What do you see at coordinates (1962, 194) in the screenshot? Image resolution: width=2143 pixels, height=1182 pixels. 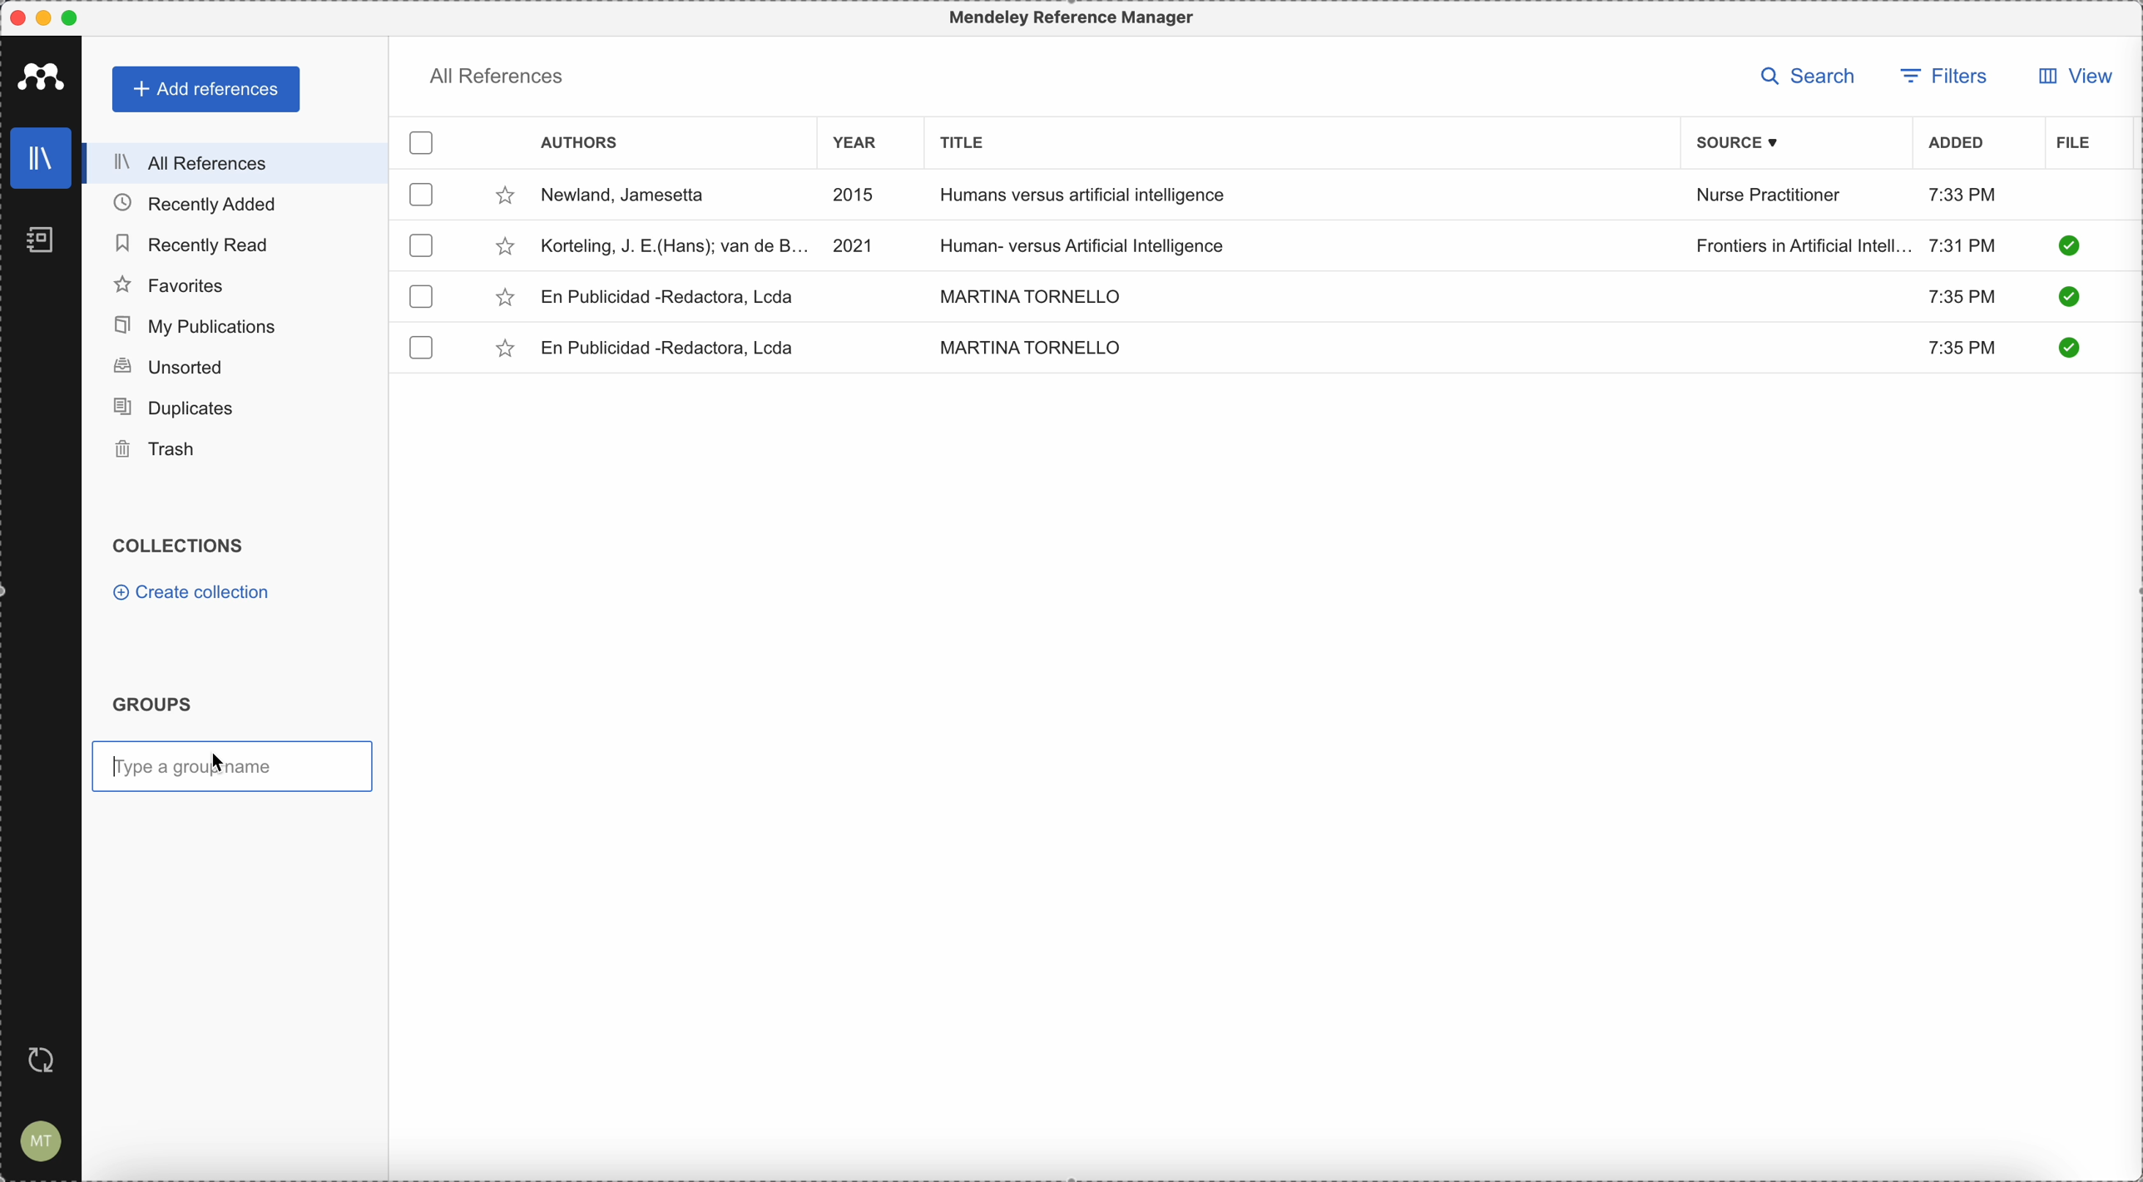 I see `7:33 PM` at bounding box center [1962, 194].